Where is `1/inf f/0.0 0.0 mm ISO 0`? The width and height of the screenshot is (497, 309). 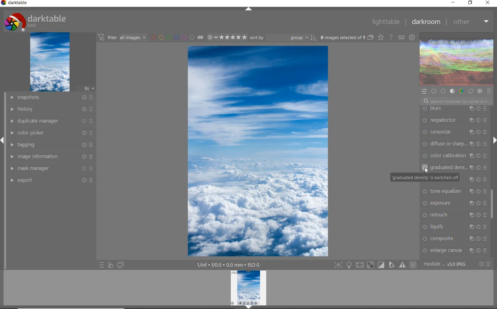
1/inf f/0.0 0.0 mm ISO 0 is located at coordinates (230, 264).